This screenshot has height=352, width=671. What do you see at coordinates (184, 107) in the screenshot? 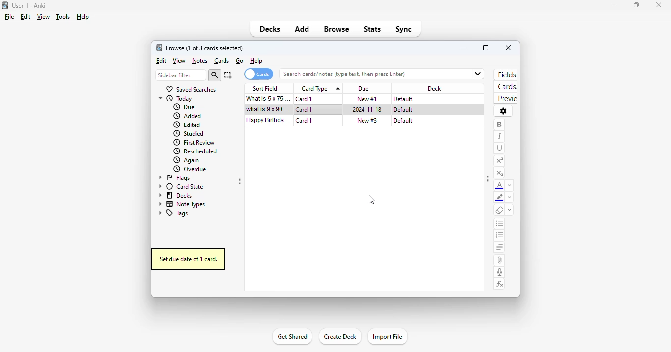
I see `due` at bounding box center [184, 107].